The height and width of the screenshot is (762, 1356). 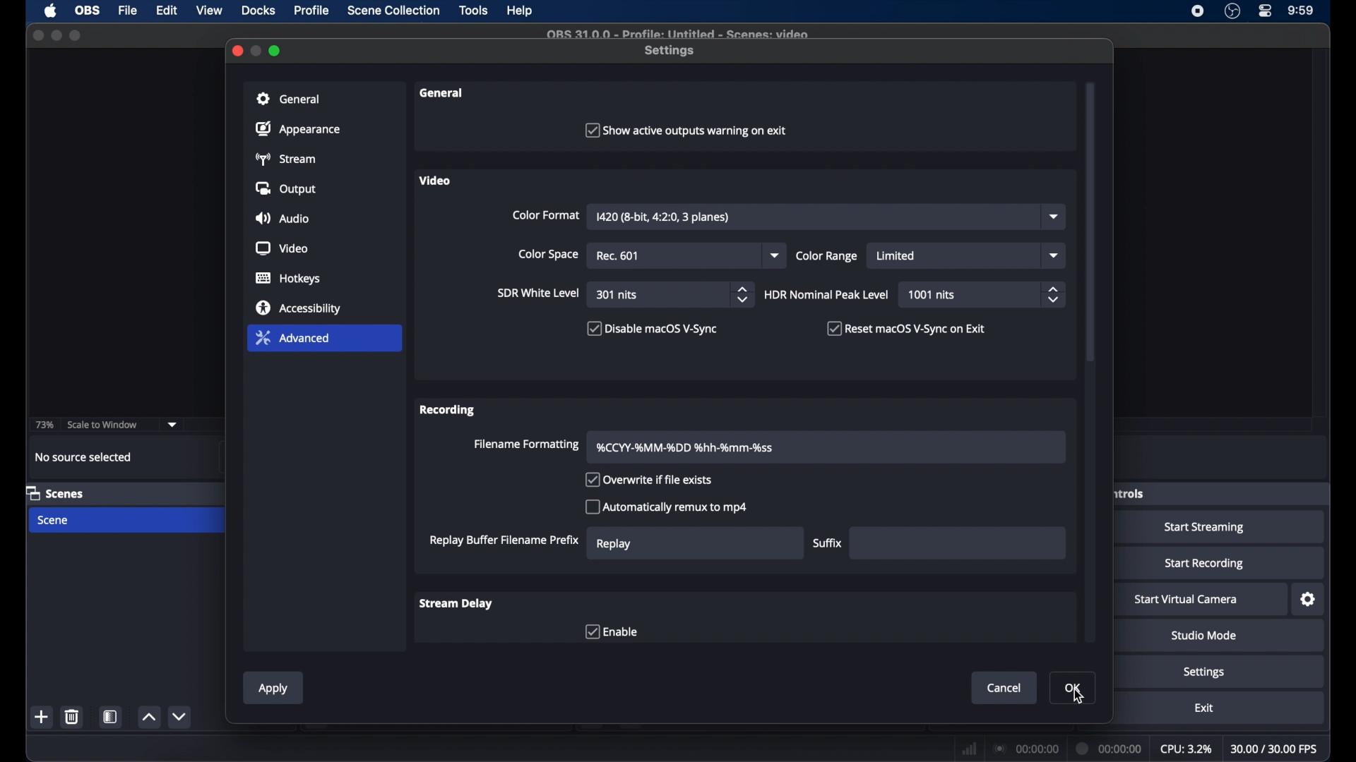 I want to click on color format, so click(x=546, y=214).